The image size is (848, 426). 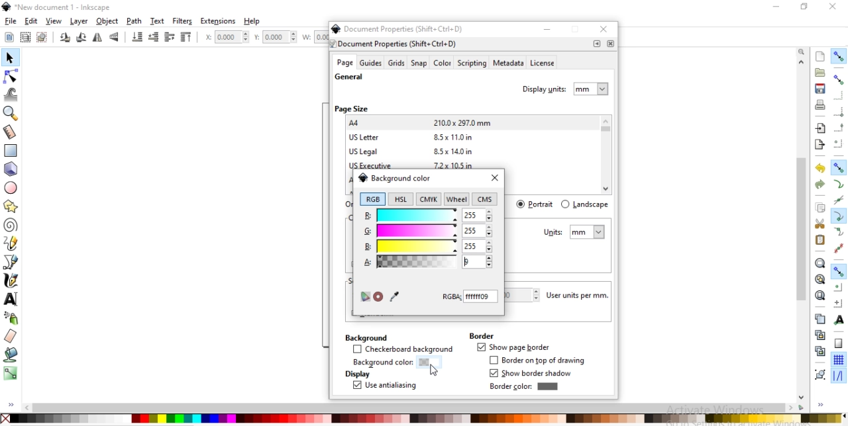 I want to click on measurement tools, so click(x=12, y=132).